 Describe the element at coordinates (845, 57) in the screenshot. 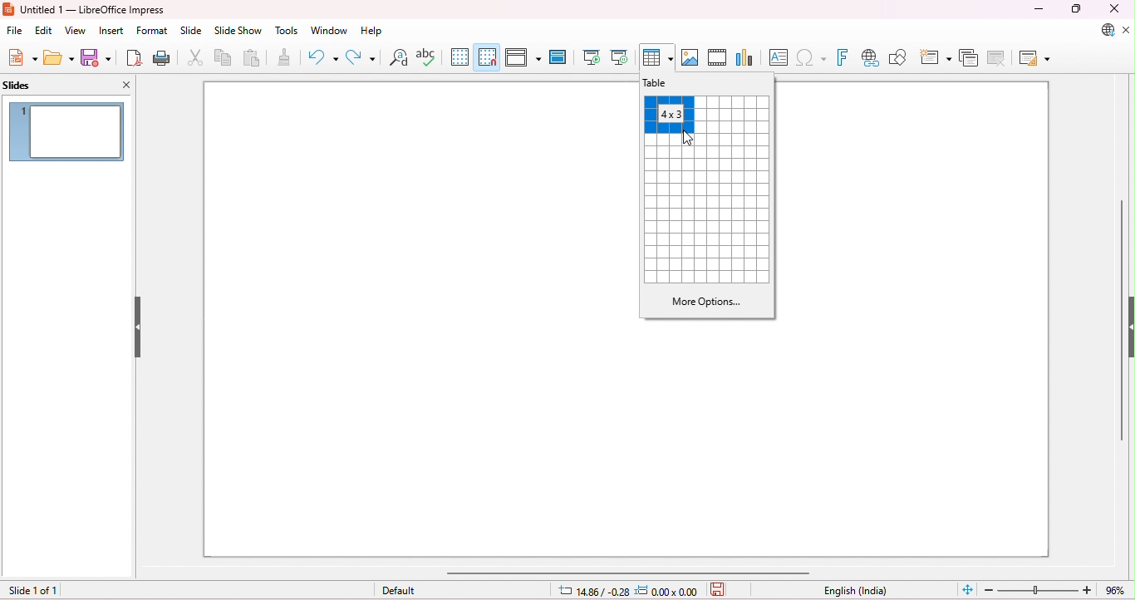

I see `insert fontwork text` at that location.